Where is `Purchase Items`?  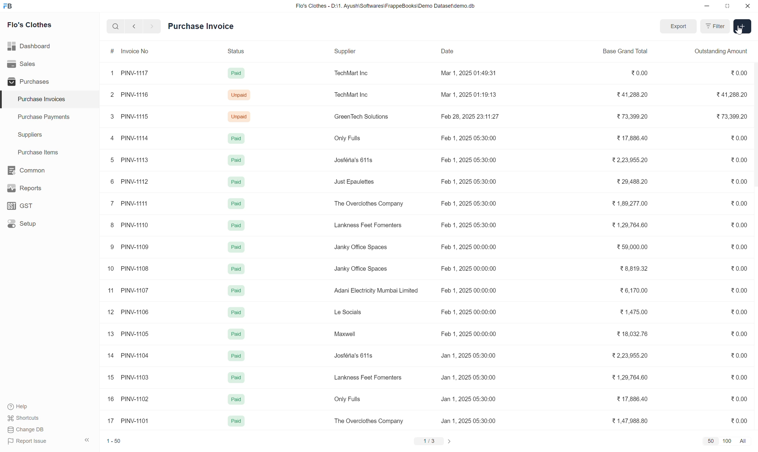 Purchase Items is located at coordinates (50, 153).